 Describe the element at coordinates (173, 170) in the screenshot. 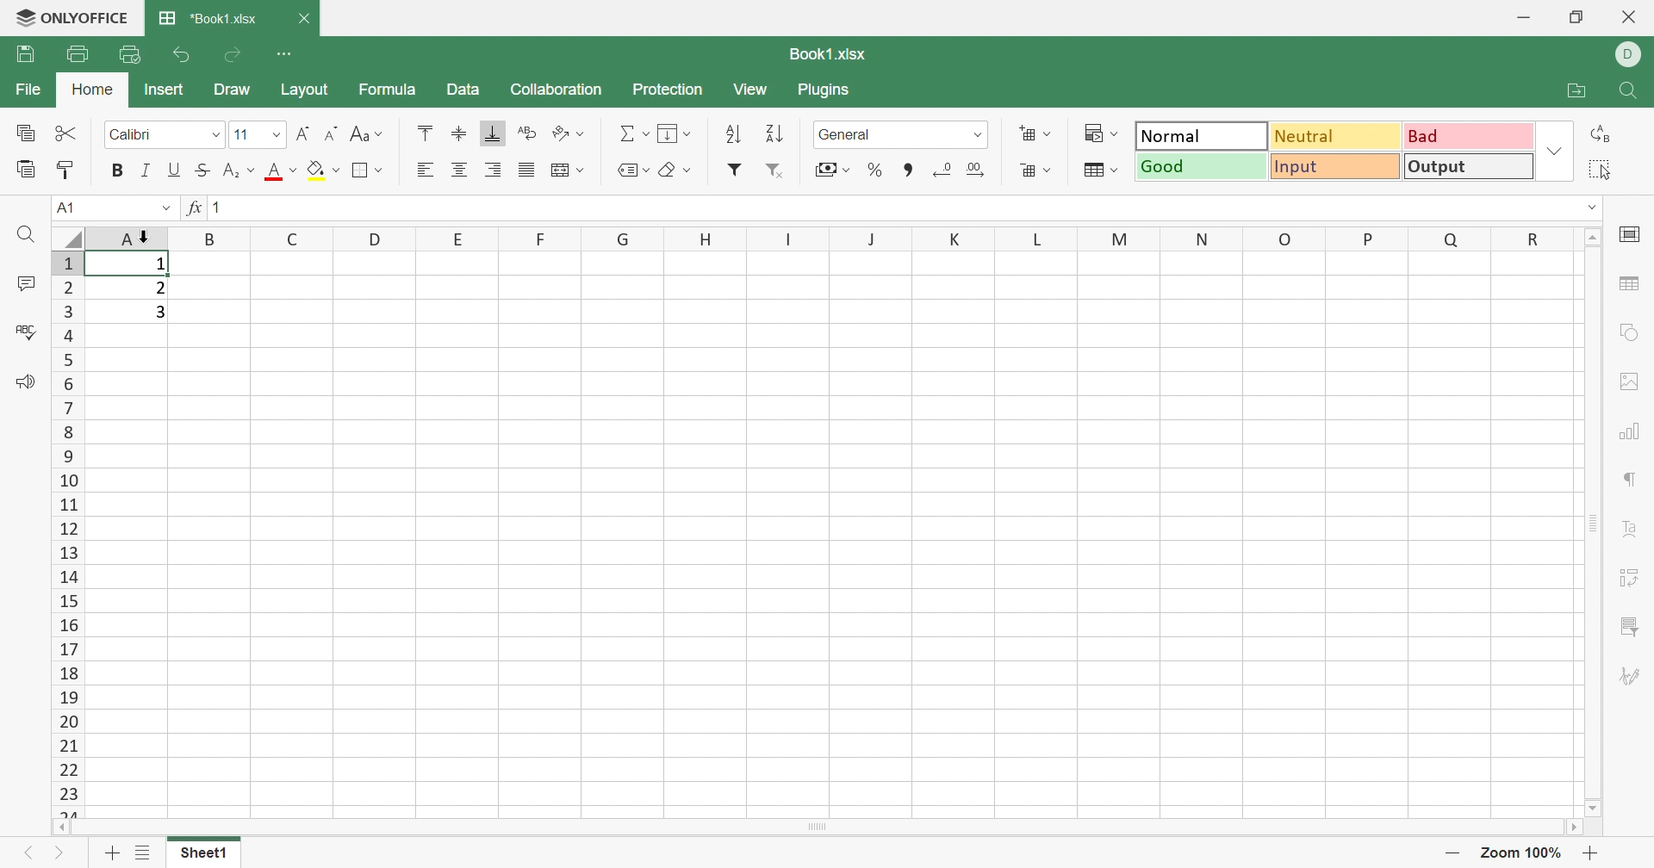

I see `Underline` at that location.